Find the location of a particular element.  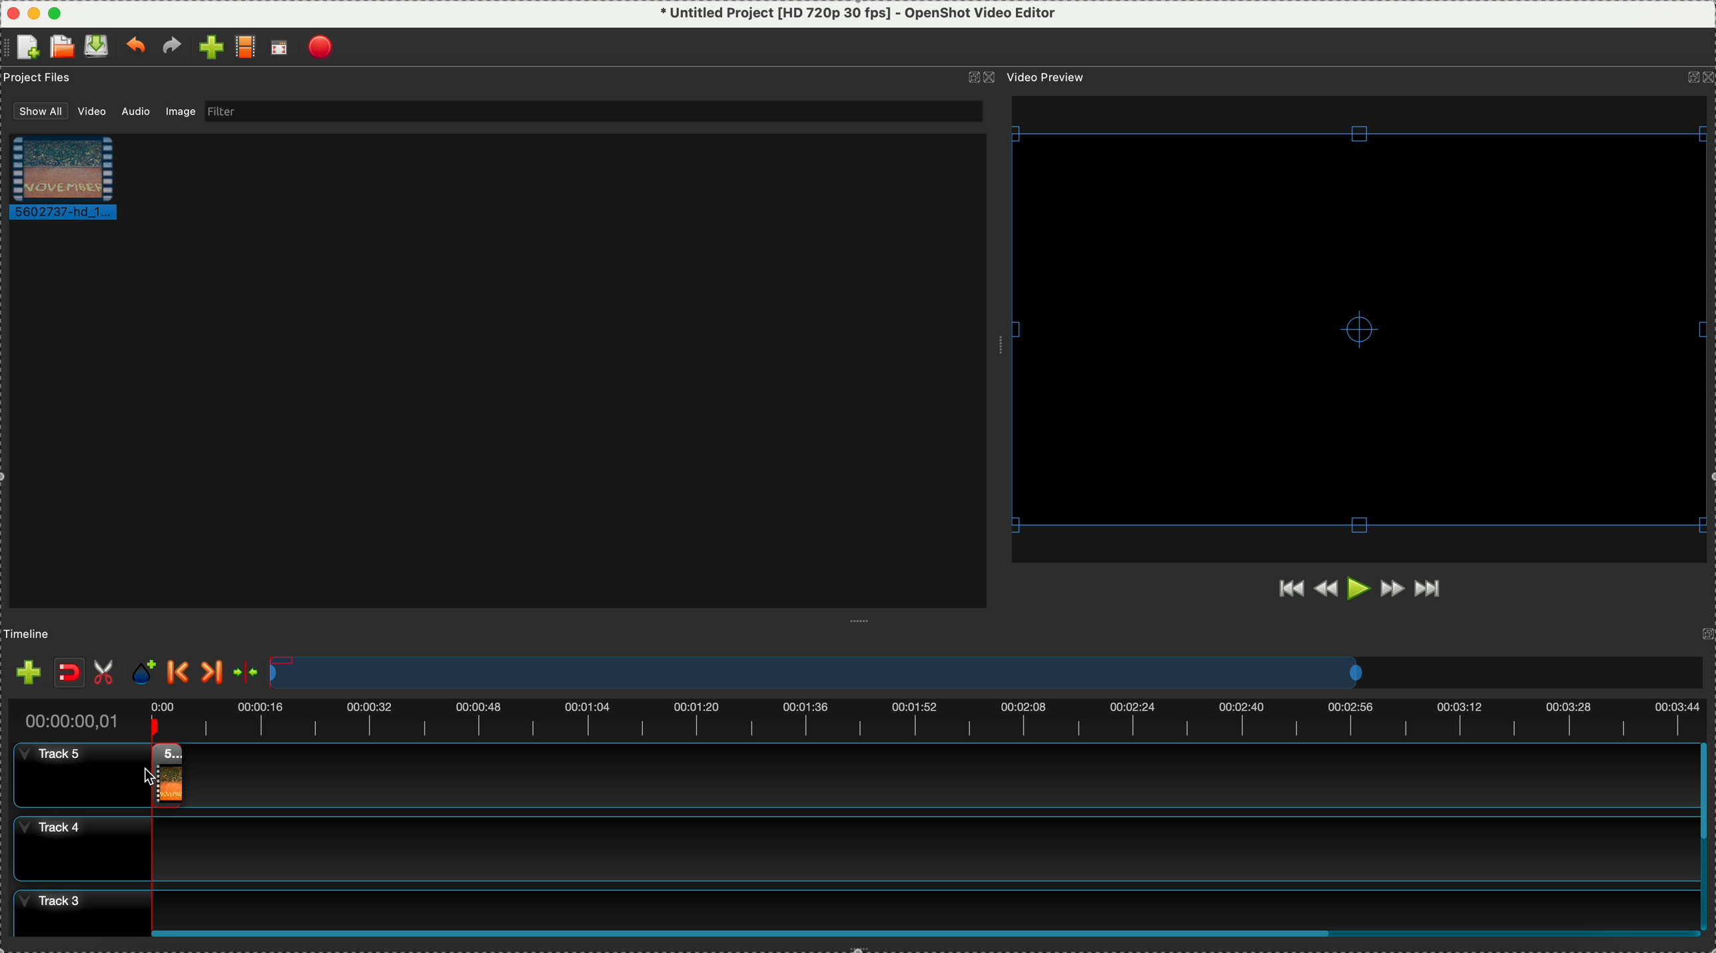

timeline duration is located at coordinates (854, 716).